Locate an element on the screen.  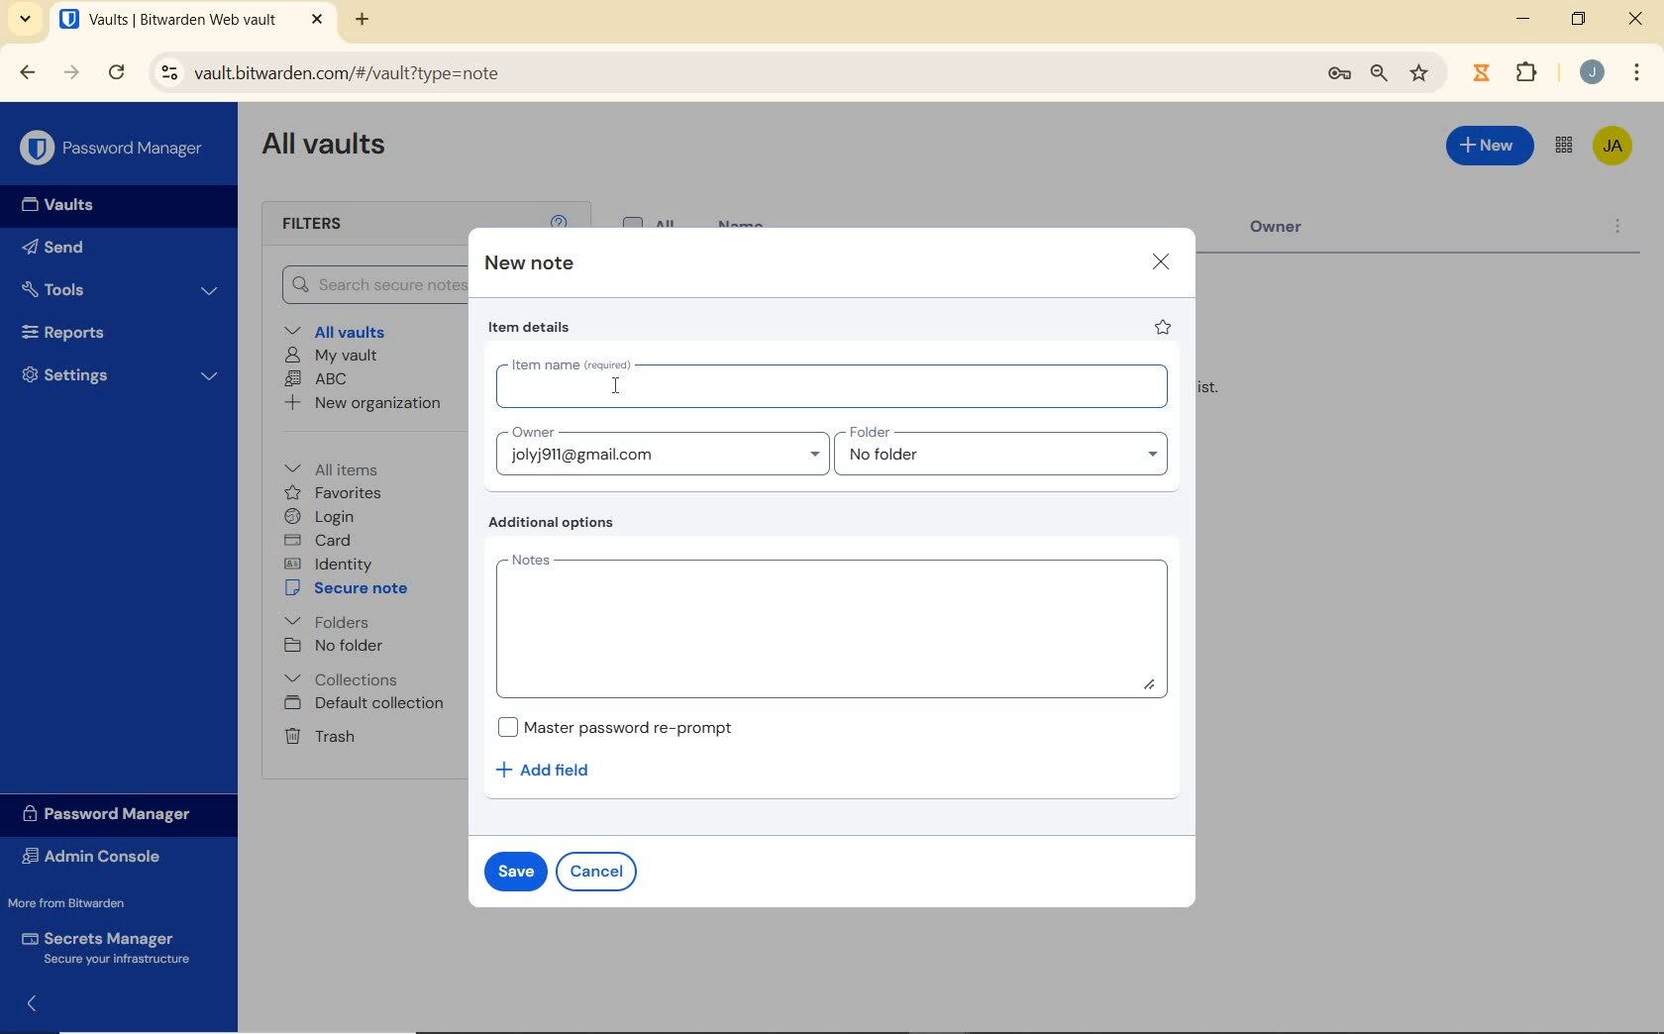
favorites is located at coordinates (334, 493).